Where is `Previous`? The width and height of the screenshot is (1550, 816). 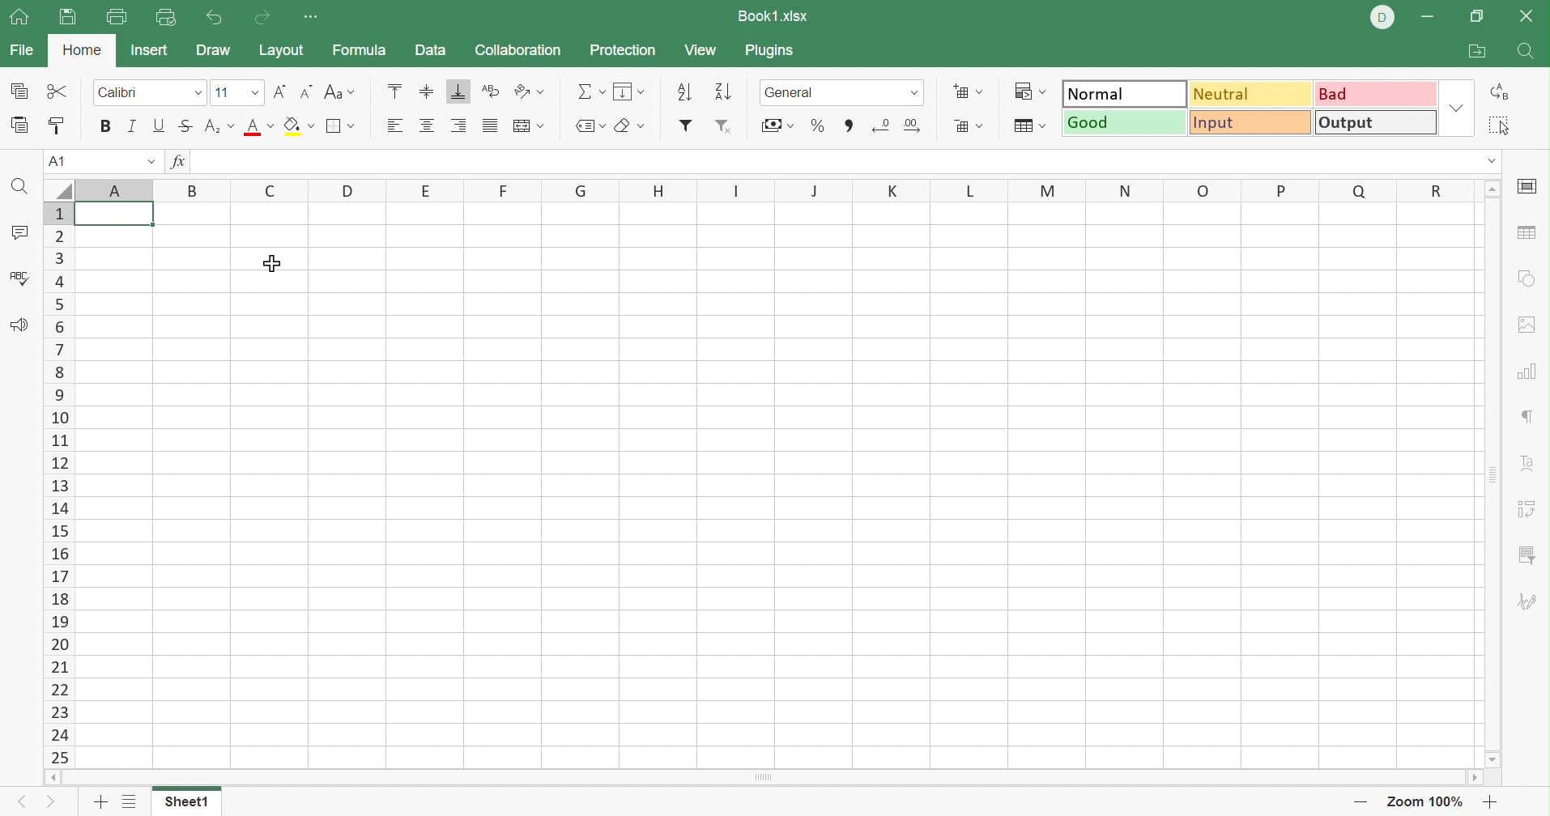
Previous is located at coordinates (19, 804).